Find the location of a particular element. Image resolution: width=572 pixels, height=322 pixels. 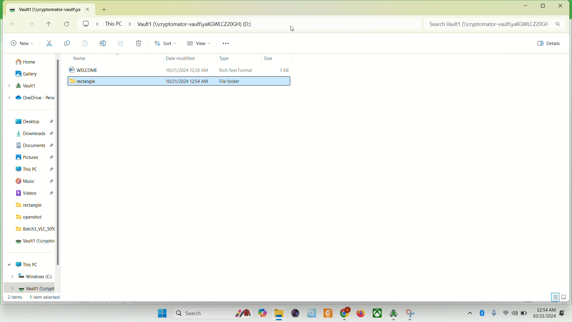

Desktop is located at coordinates (32, 122).